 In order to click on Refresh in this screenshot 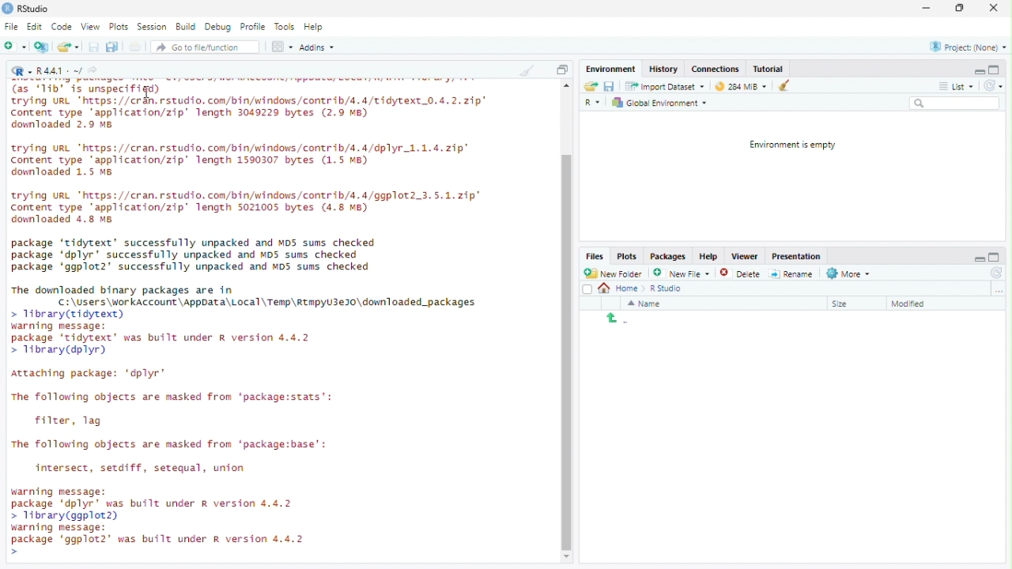, I will do `click(995, 273)`.